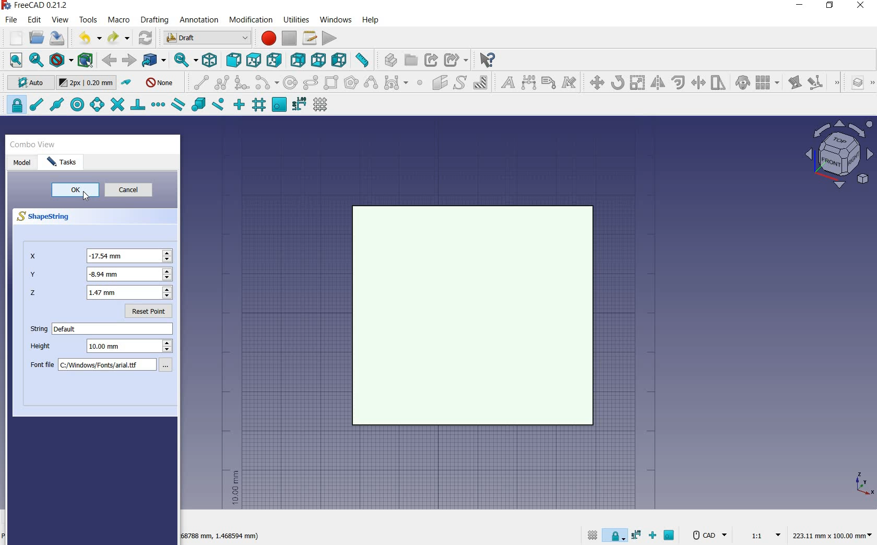 This screenshot has width=877, height=545. What do you see at coordinates (22, 162) in the screenshot?
I see `model` at bounding box center [22, 162].